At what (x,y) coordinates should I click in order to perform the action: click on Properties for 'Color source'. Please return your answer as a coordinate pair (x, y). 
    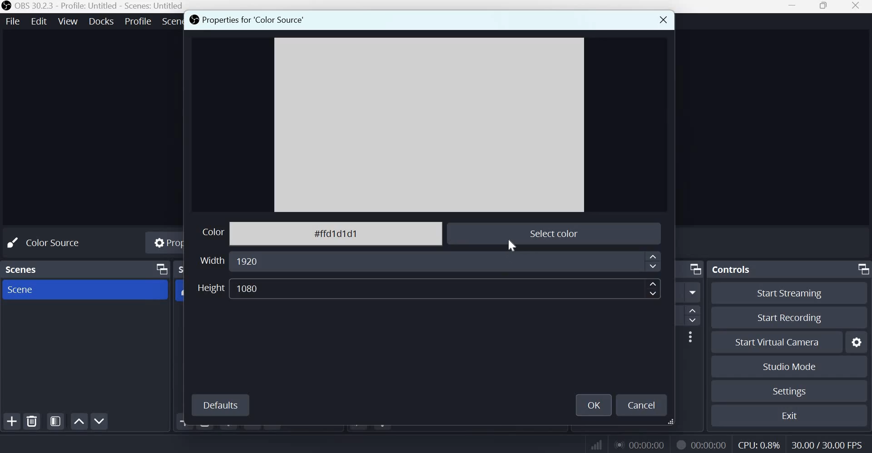
    Looking at the image, I should click on (247, 21).